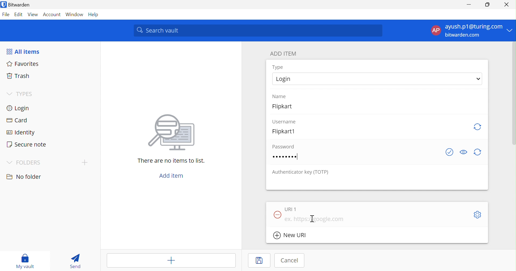 This screenshot has width=516, height=271. I want to click on Drop Down, so click(478, 78).